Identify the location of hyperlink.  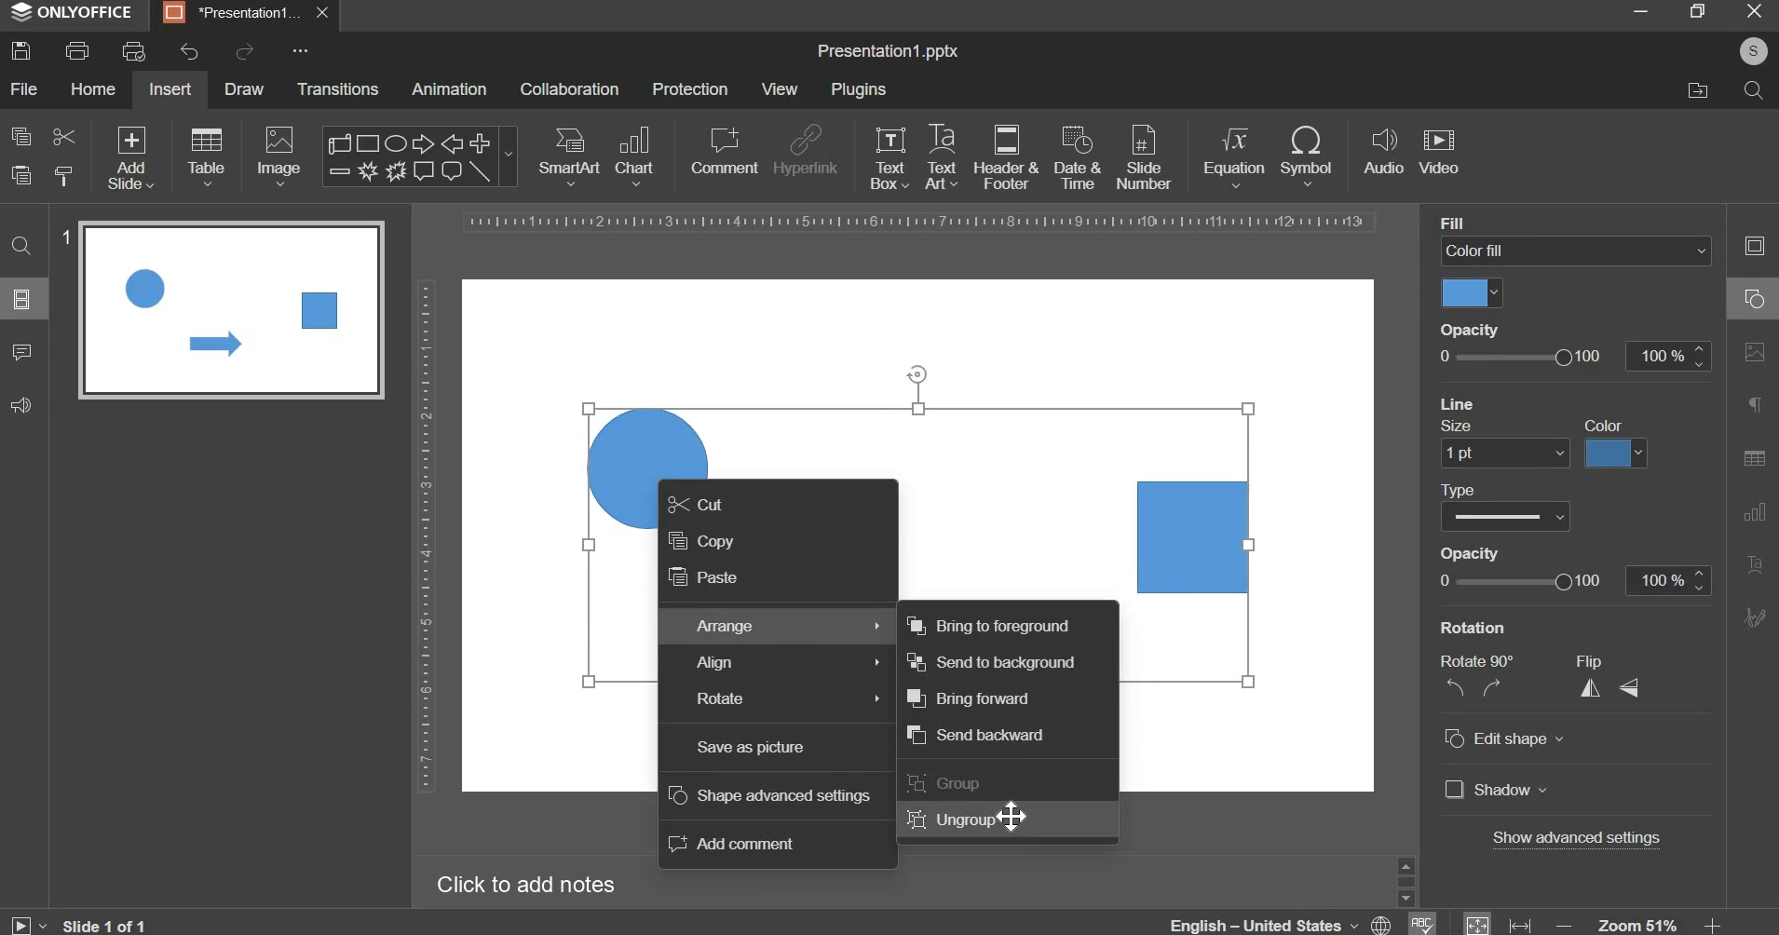
(805, 153).